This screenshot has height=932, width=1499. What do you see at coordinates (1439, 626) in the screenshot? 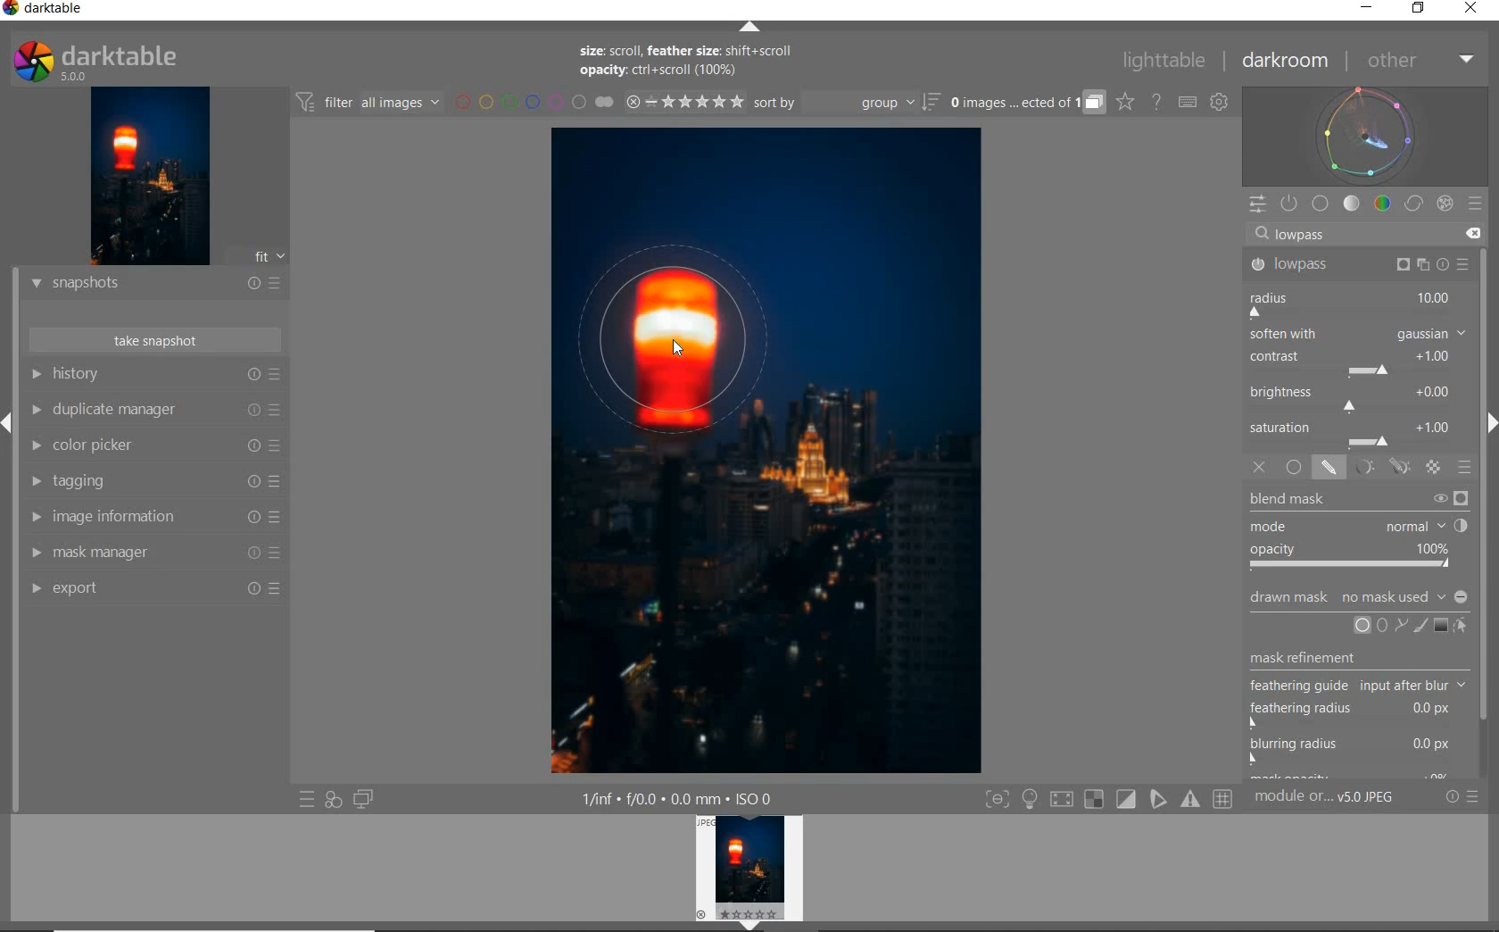
I see `ADD GRADIENT` at bounding box center [1439, 626].